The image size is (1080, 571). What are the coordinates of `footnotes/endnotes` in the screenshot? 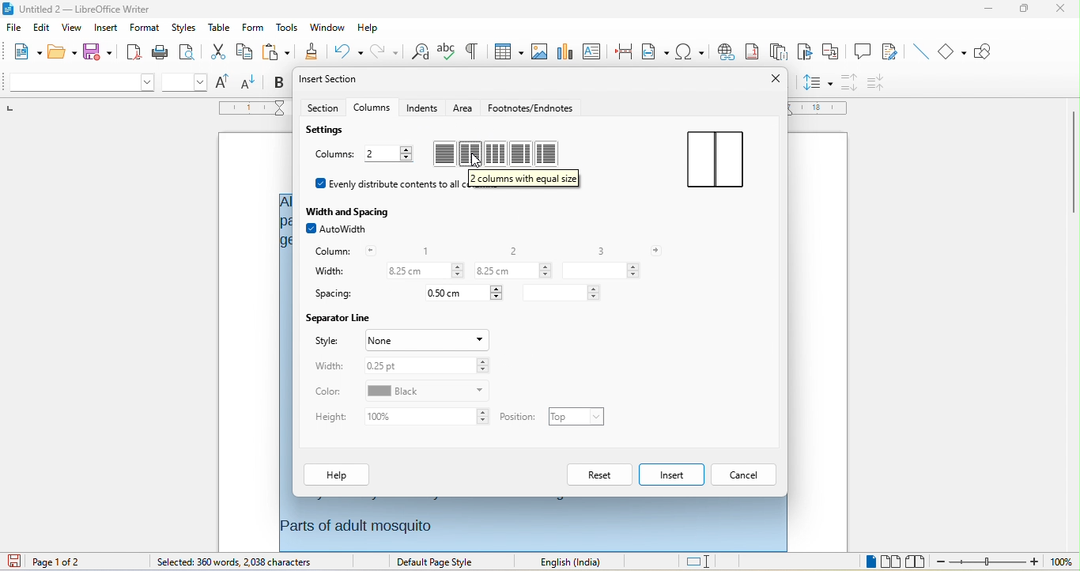 It's located at (532, 108).